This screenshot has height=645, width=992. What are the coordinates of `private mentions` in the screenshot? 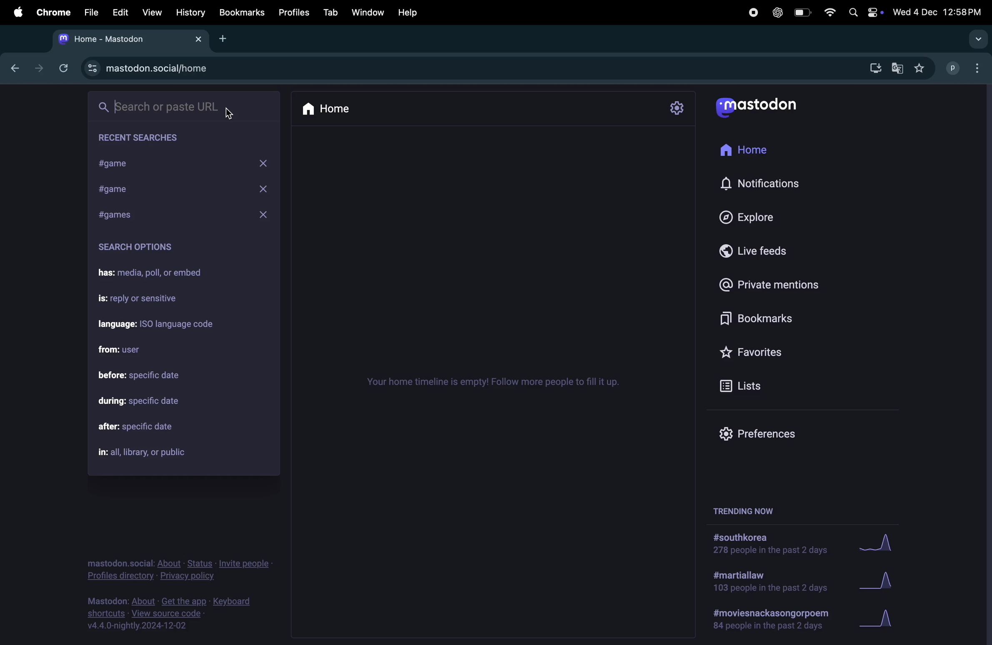 It's located at (782, 284).